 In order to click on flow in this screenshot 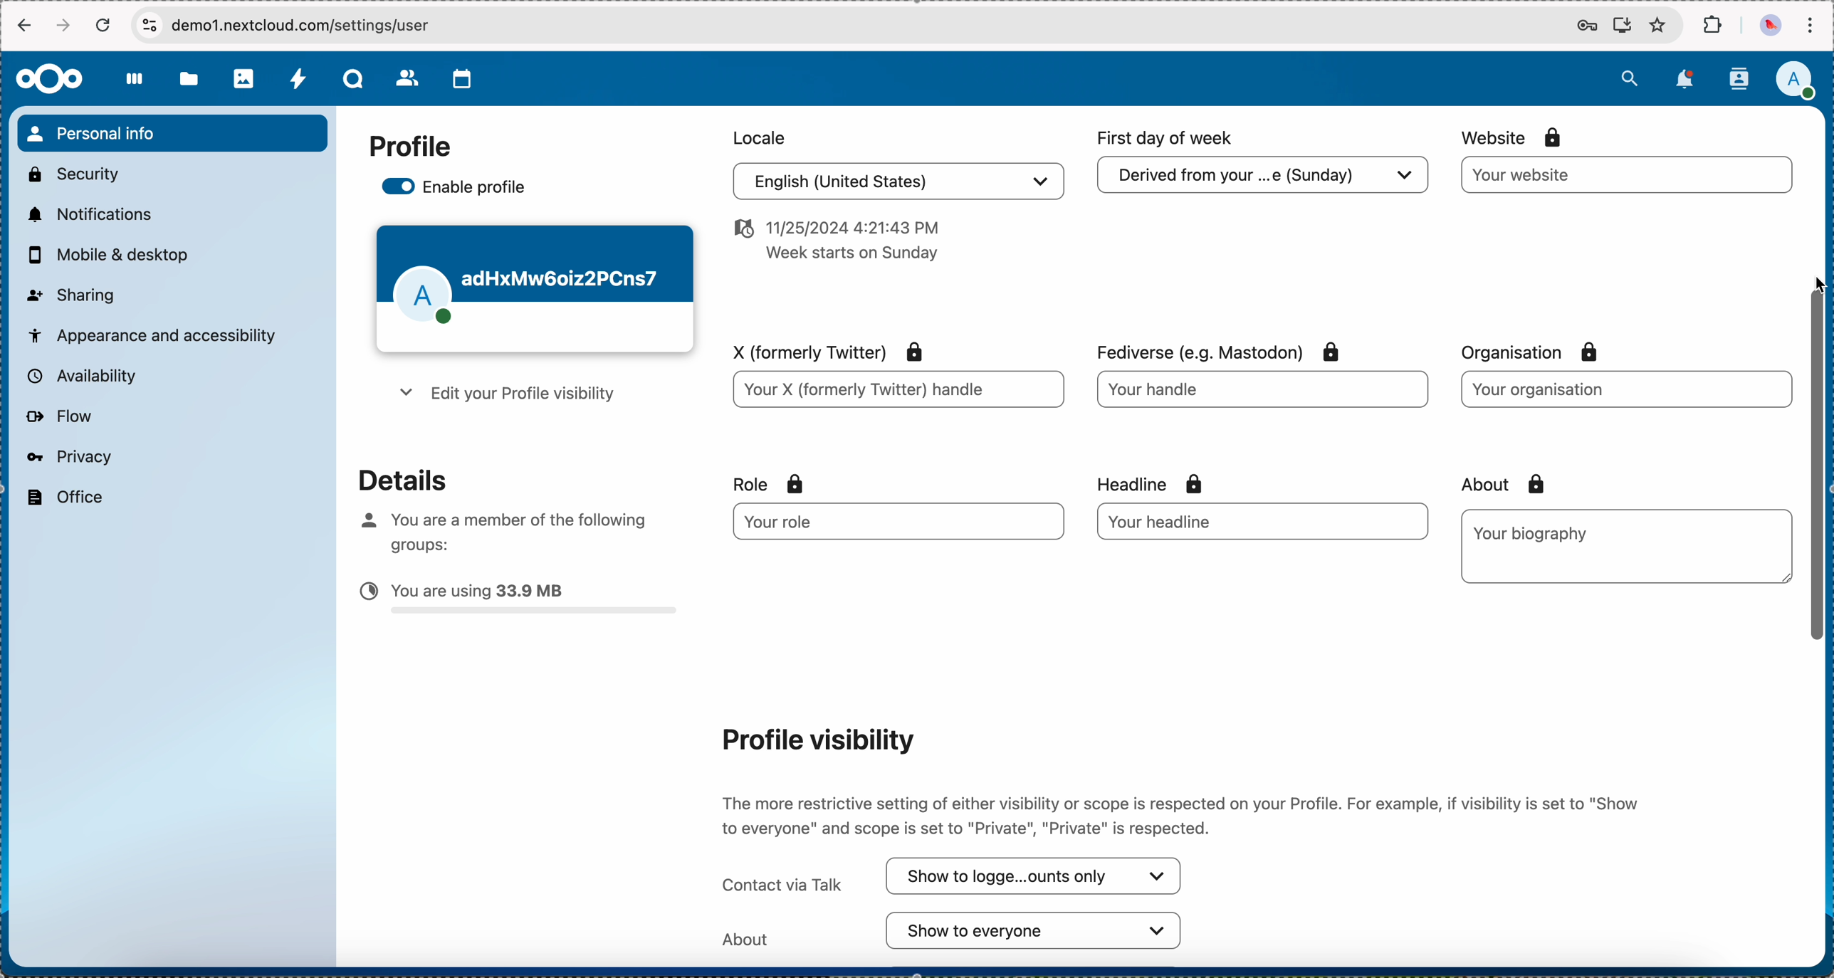, I will do `click(58, 417)`.